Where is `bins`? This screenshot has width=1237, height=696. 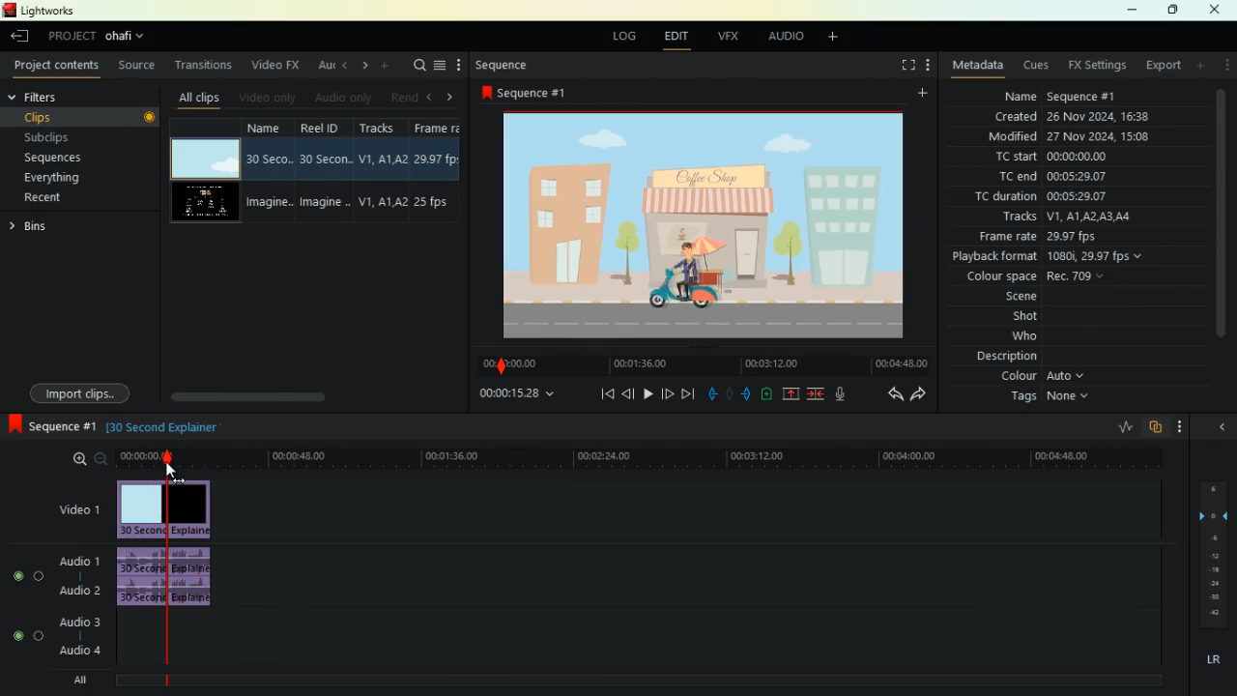
bins is located at coordinates (38, 228).